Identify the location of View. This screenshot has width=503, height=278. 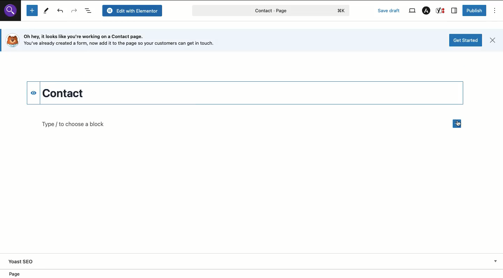
(411, 10).